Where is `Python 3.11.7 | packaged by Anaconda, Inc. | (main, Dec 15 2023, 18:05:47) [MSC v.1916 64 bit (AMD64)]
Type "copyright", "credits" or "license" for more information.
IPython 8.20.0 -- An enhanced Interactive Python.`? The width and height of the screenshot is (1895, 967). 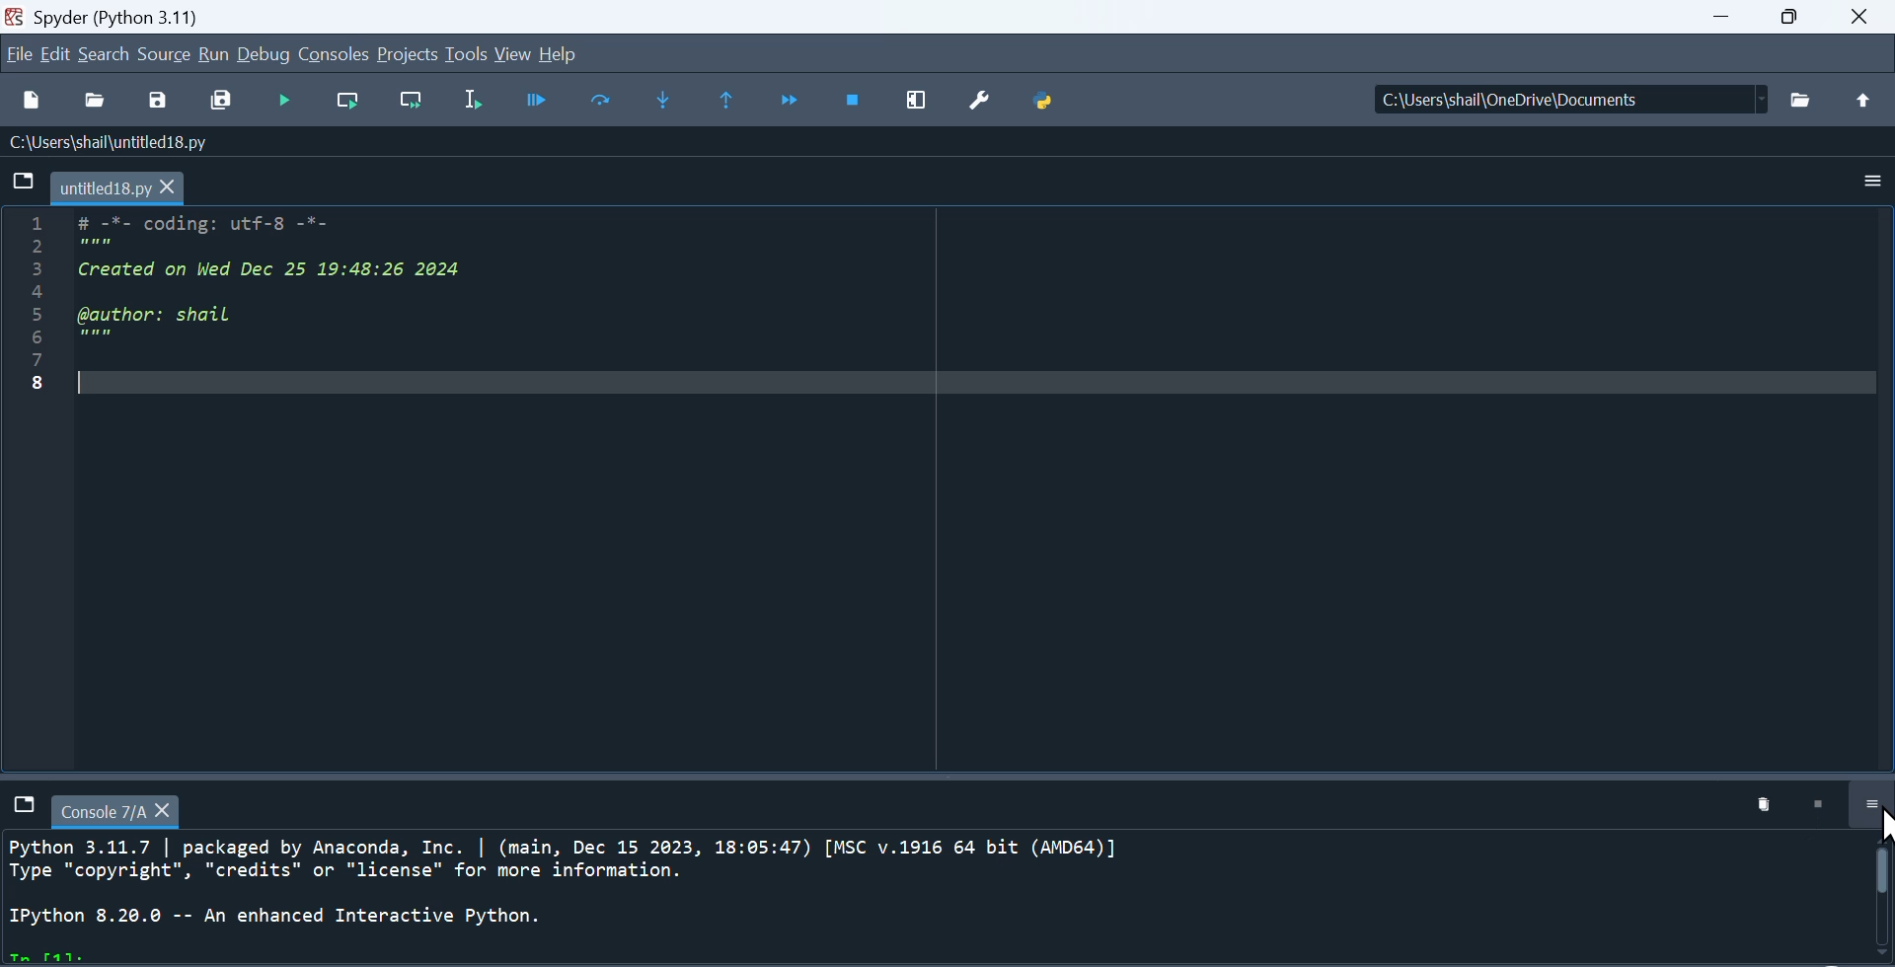
Python 3.11.7 | packaged by Anaconda, Inc. | (main, Dec 15 2023, 18:05:47) [MSC v.1916 64 bit (AMD64)]
Type "copyright", "credits" or "license" for more information.
IPython 8.20.0 -- An enhanced Interactive Python. is located at coordinates (941, 895).